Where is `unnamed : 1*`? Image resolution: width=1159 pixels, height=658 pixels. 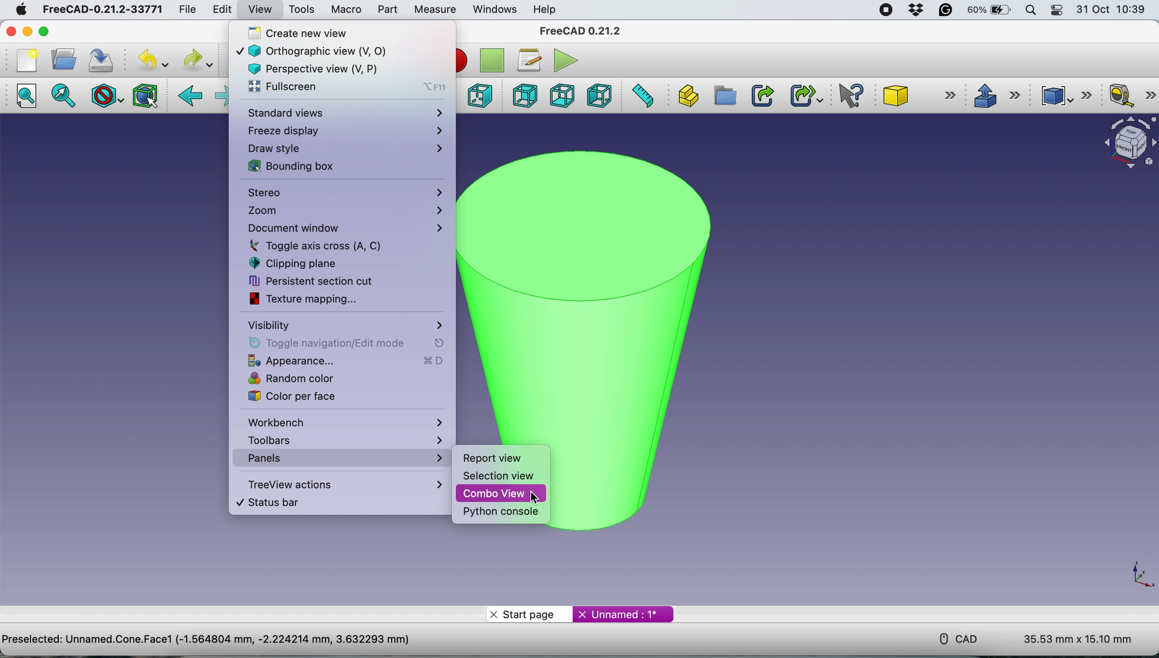 unnamed : 1* is located at coordinates (623, 612).